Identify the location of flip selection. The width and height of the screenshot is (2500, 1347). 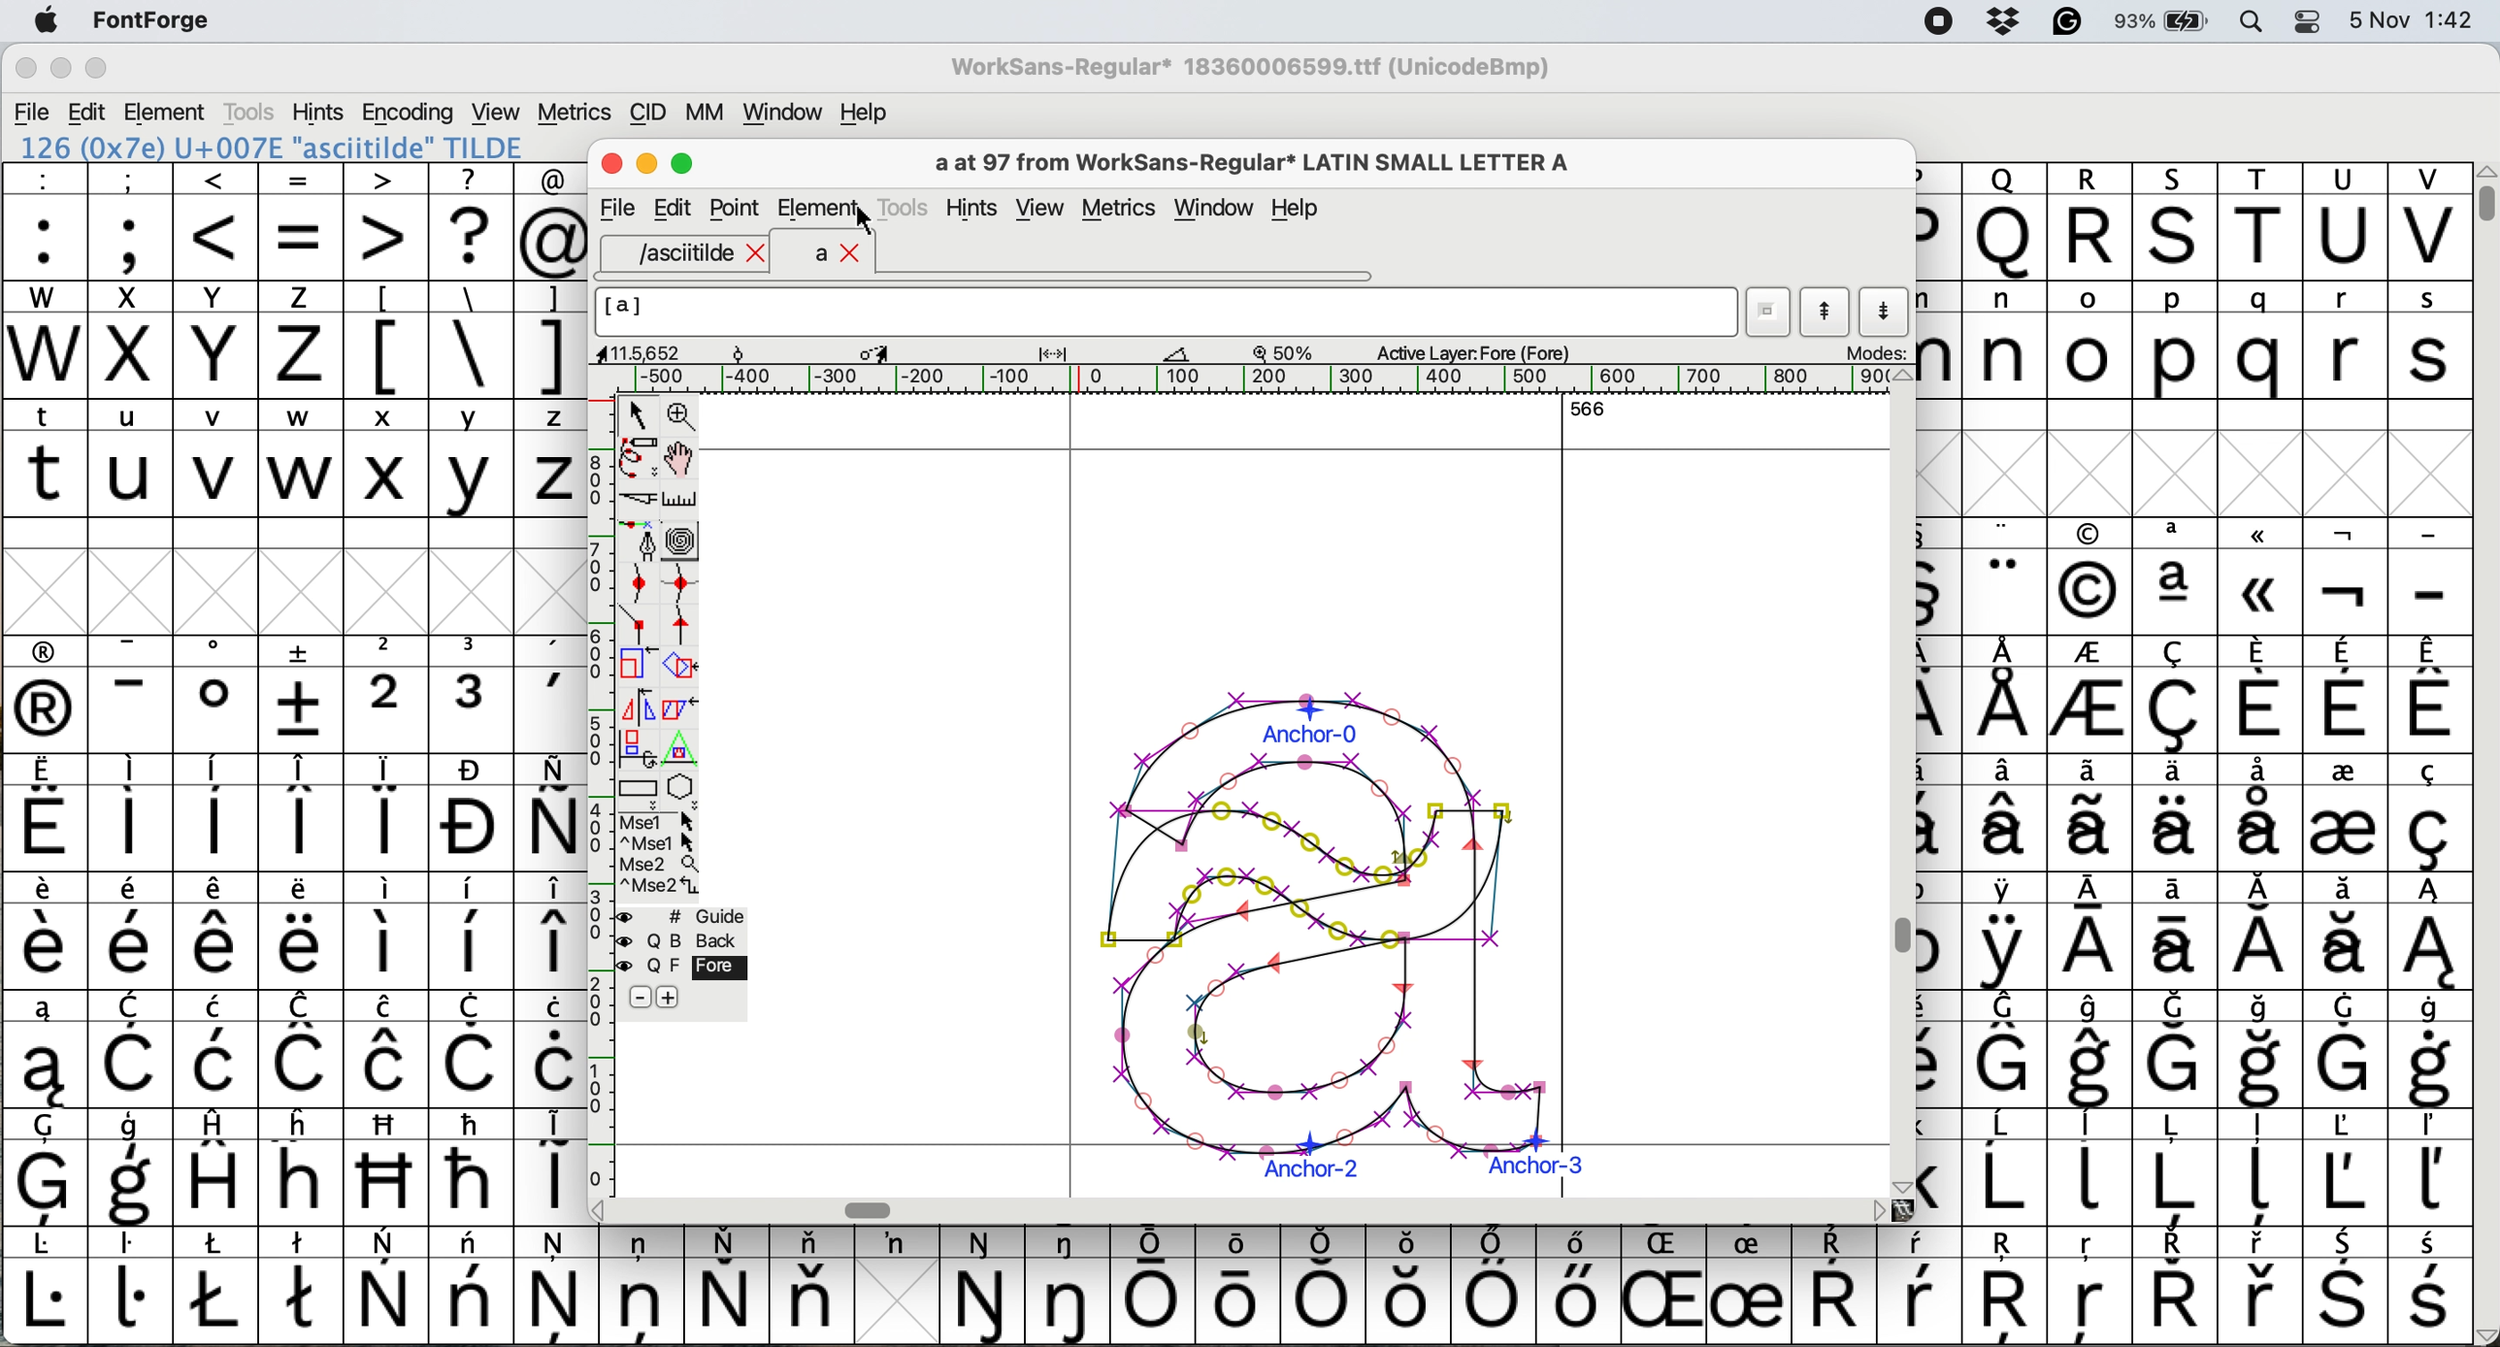
(638, 705).